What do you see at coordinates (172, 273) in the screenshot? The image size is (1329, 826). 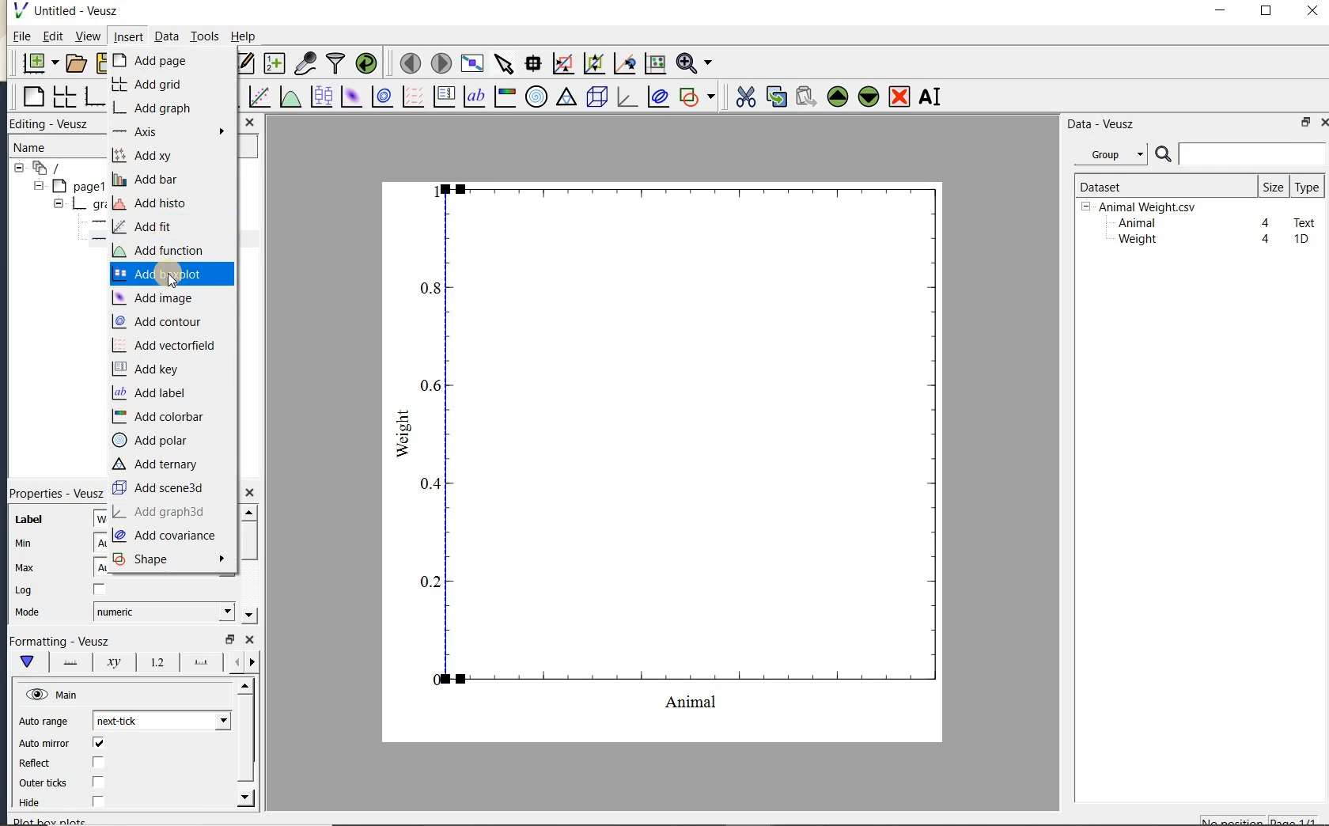 I see `add boxplot` at bounding box center [172, 273].